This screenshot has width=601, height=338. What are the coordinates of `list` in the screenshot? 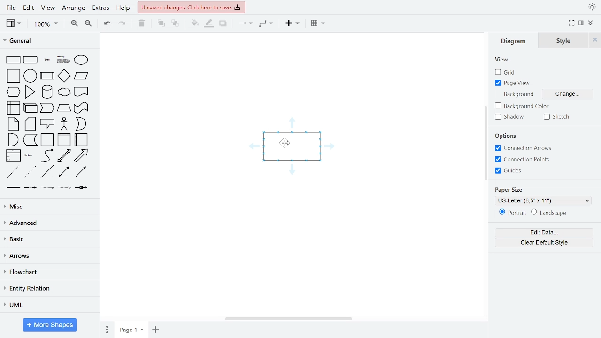 It's located at (13, 156).